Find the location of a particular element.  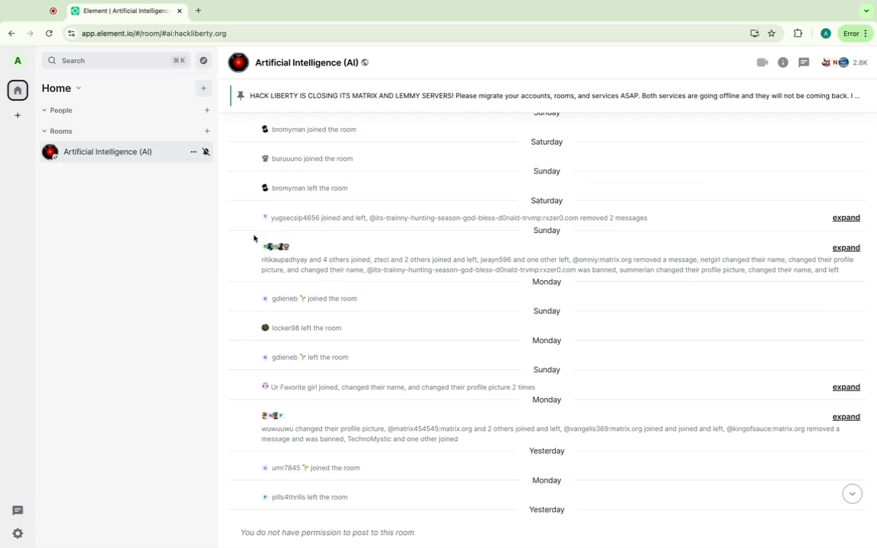

Add room is located at coordinates (209, 132).